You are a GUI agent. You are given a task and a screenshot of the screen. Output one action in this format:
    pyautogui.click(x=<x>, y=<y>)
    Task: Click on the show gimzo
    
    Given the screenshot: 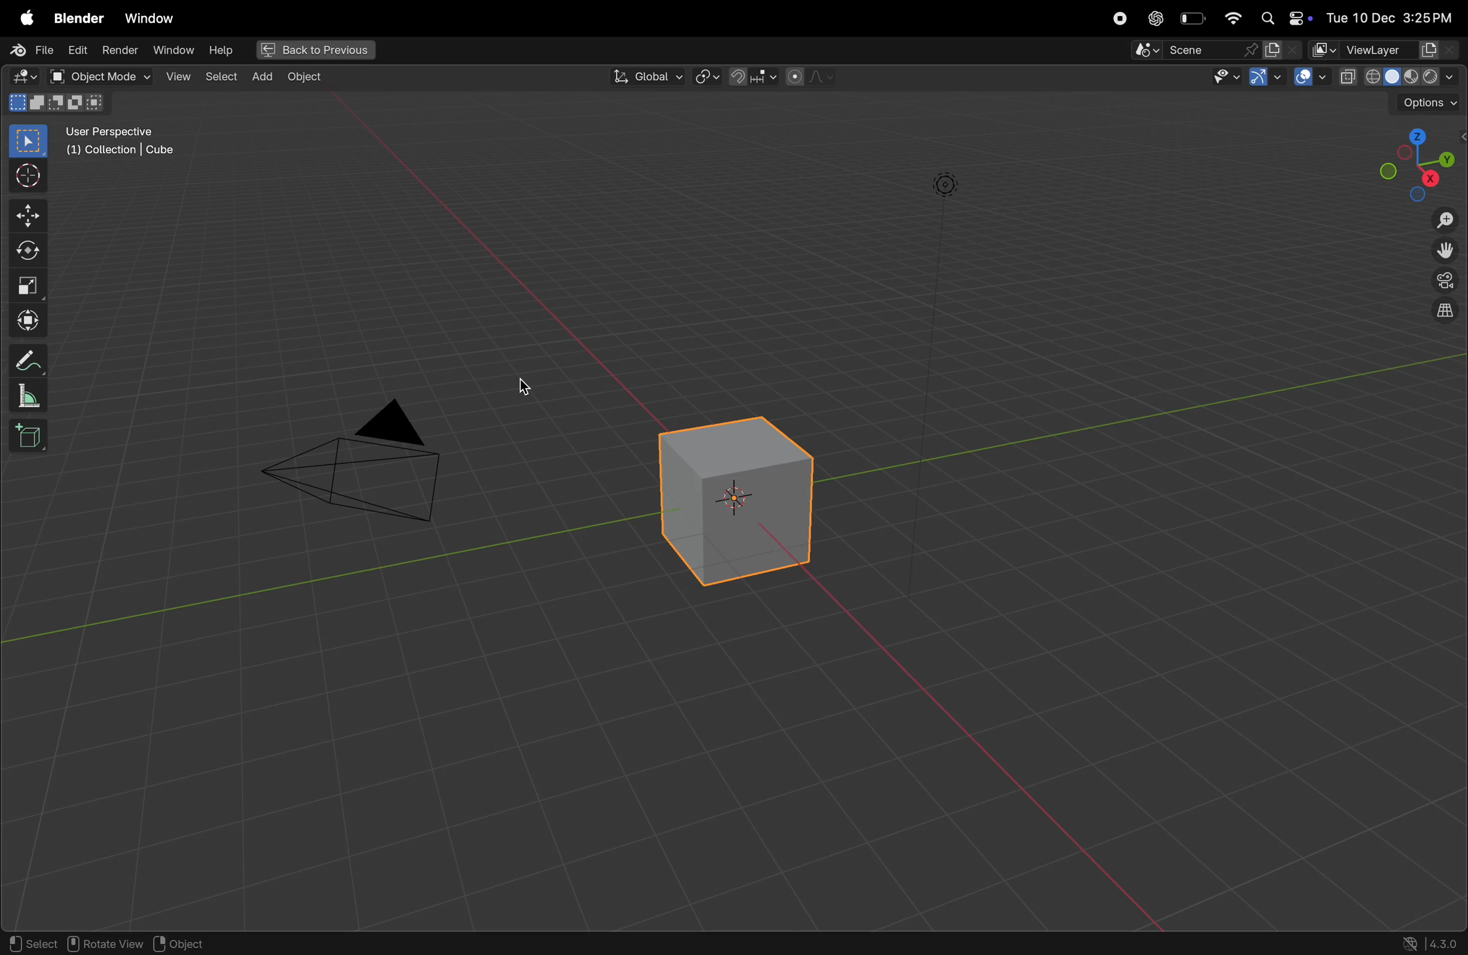 What is the action you would take?
    pyautogui.click(x=1264, y=78)
    